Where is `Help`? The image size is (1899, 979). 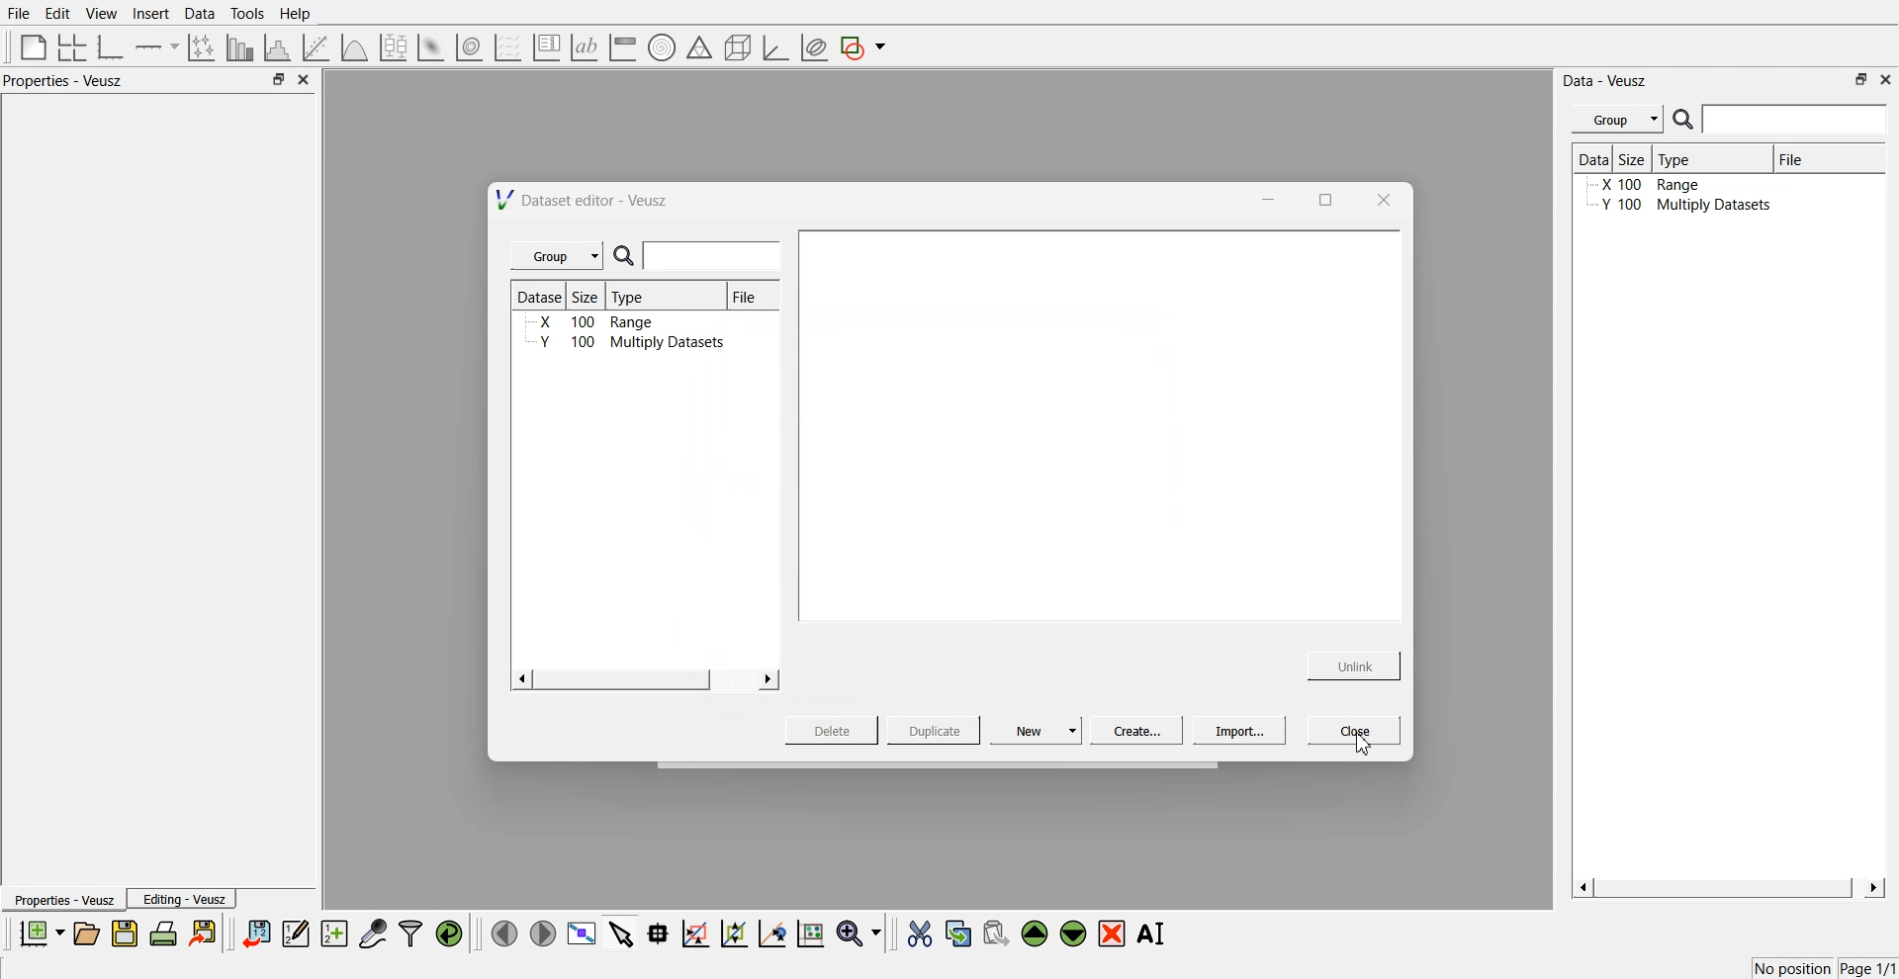
Help is located at coordinates (302, 16).